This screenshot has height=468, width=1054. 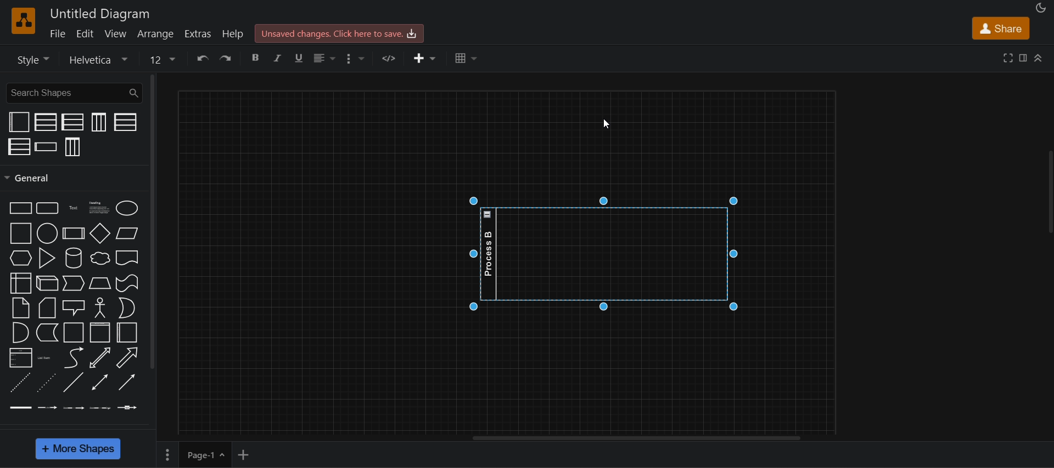 What do you see at coordinates (74, 122) in the screenshot?
I see `horizontal pool 2` at bounding box center [74, 122].